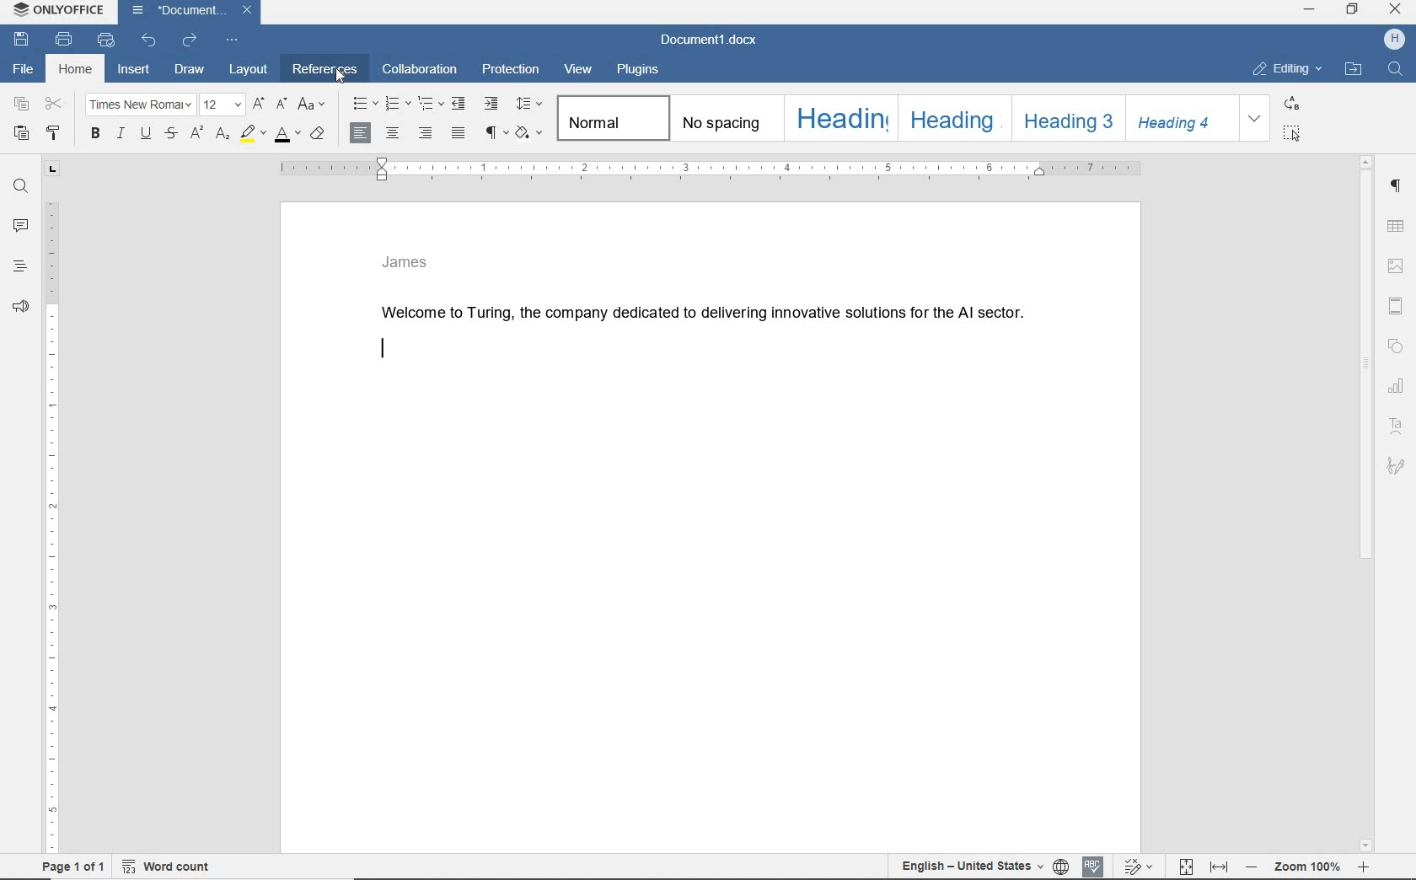 This screenshot has height=880, width=1416. I want to click on copy, so click(22, 104).